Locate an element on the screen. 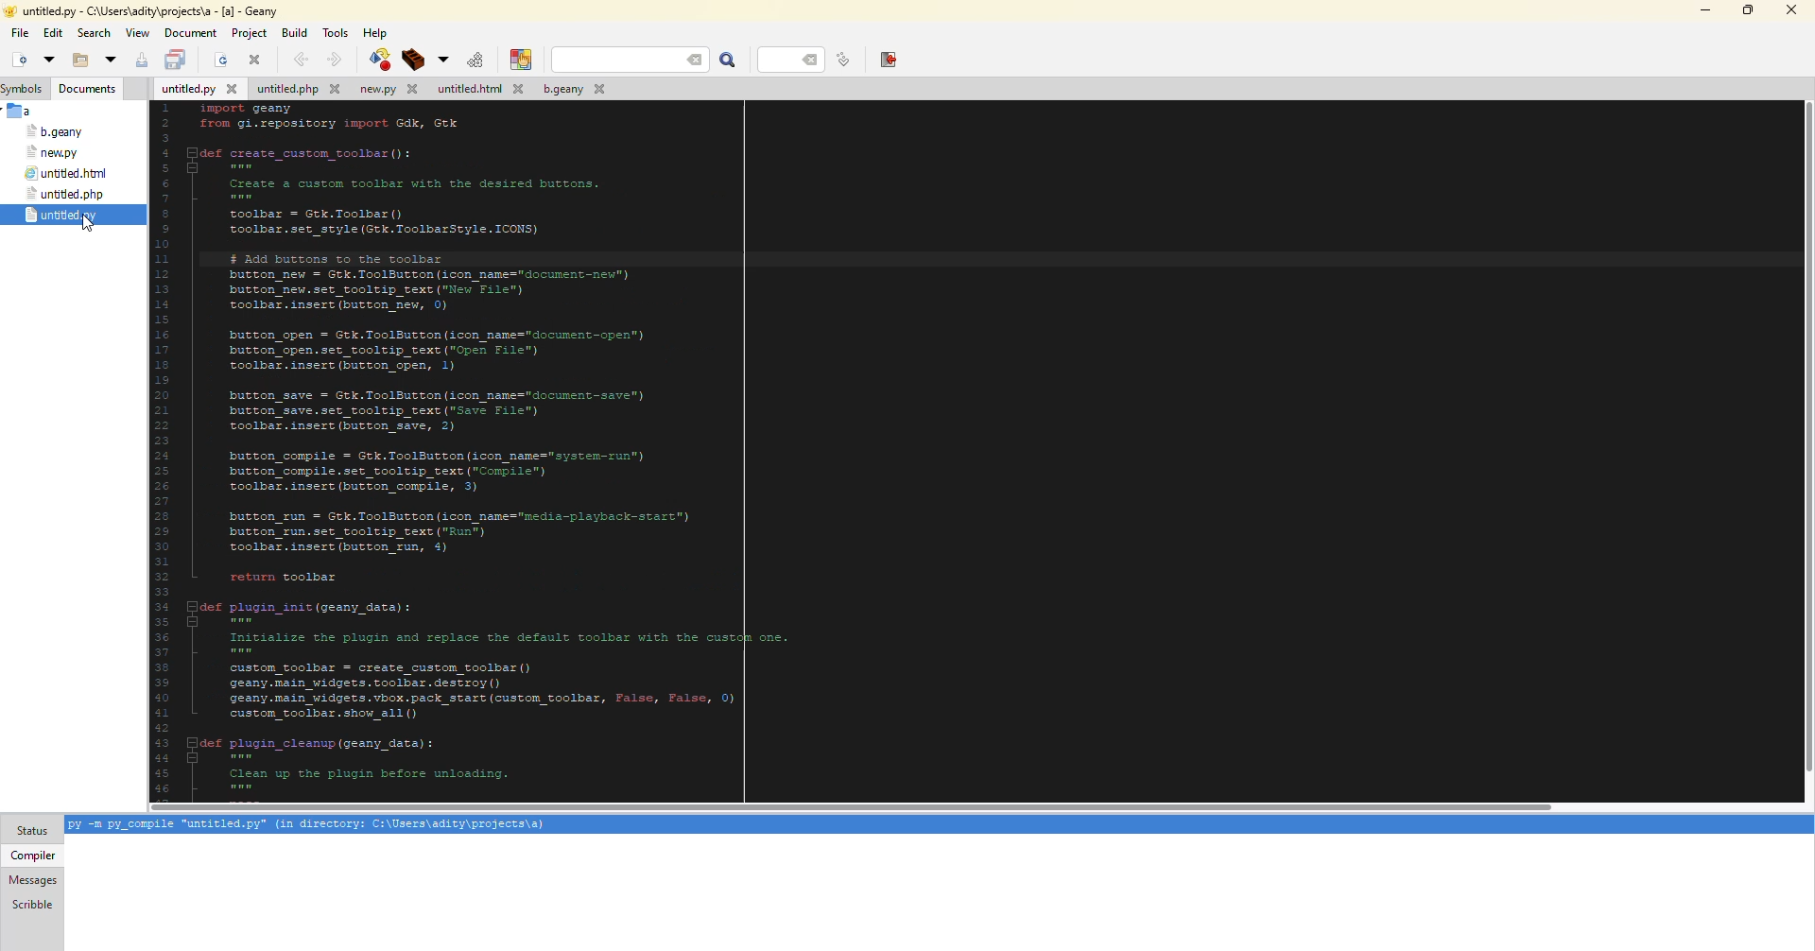 Image resolution: width=1815 pixels, height=951 pixels. build tools is located at coordinates (440, 61).